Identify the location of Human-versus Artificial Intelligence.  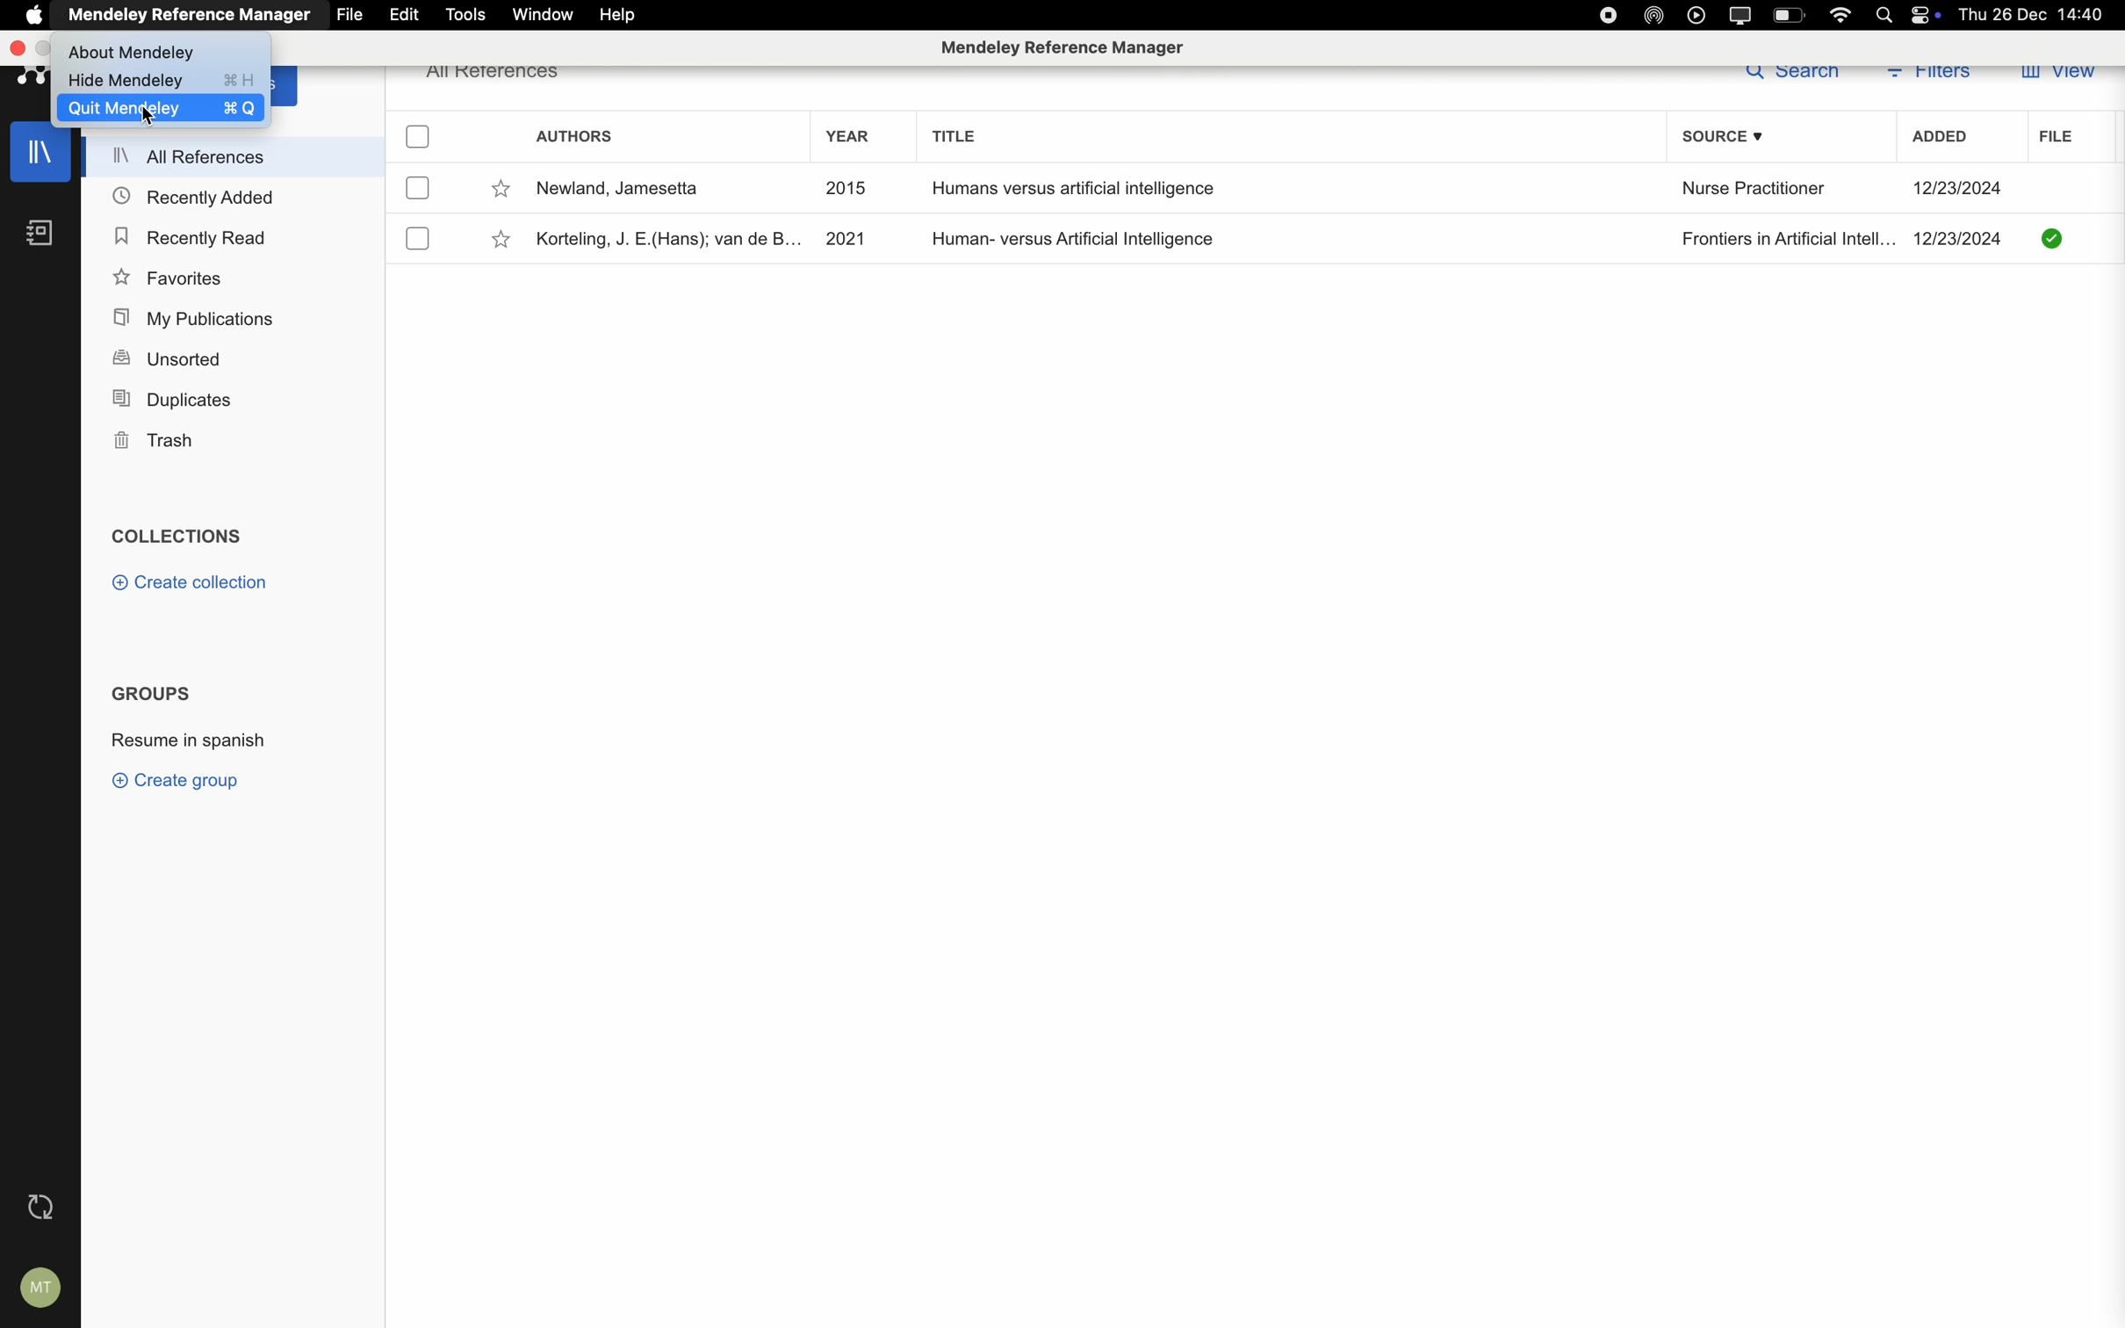
(1077, 239).